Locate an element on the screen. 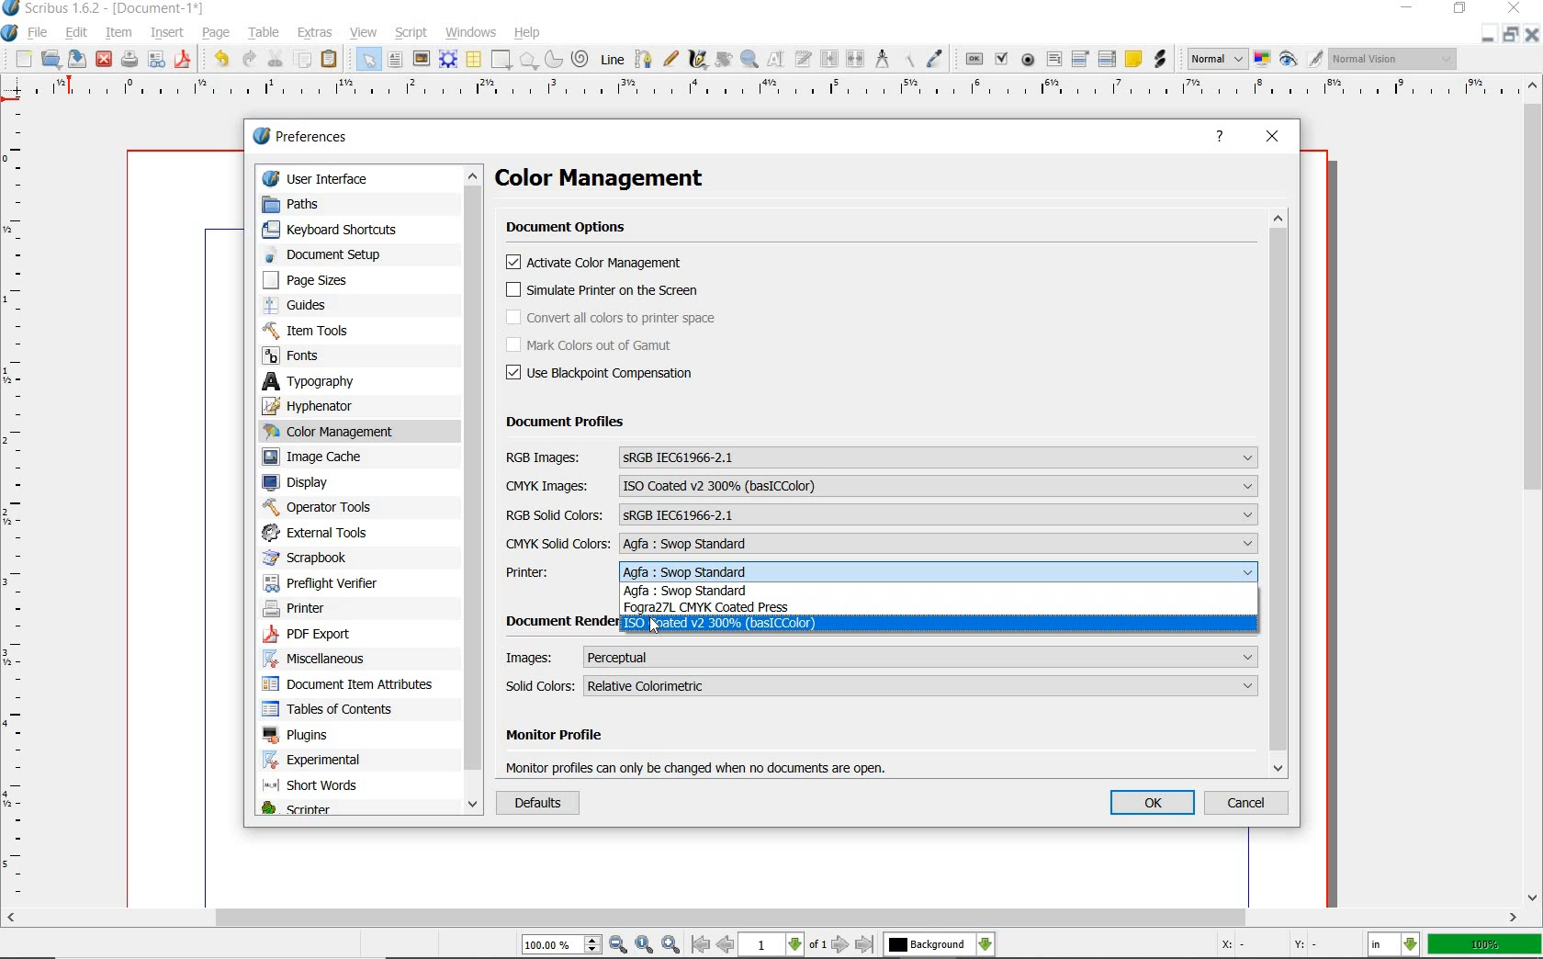 The image size is (1543, 959). pdf text field is located at coordinates (1053, 59).